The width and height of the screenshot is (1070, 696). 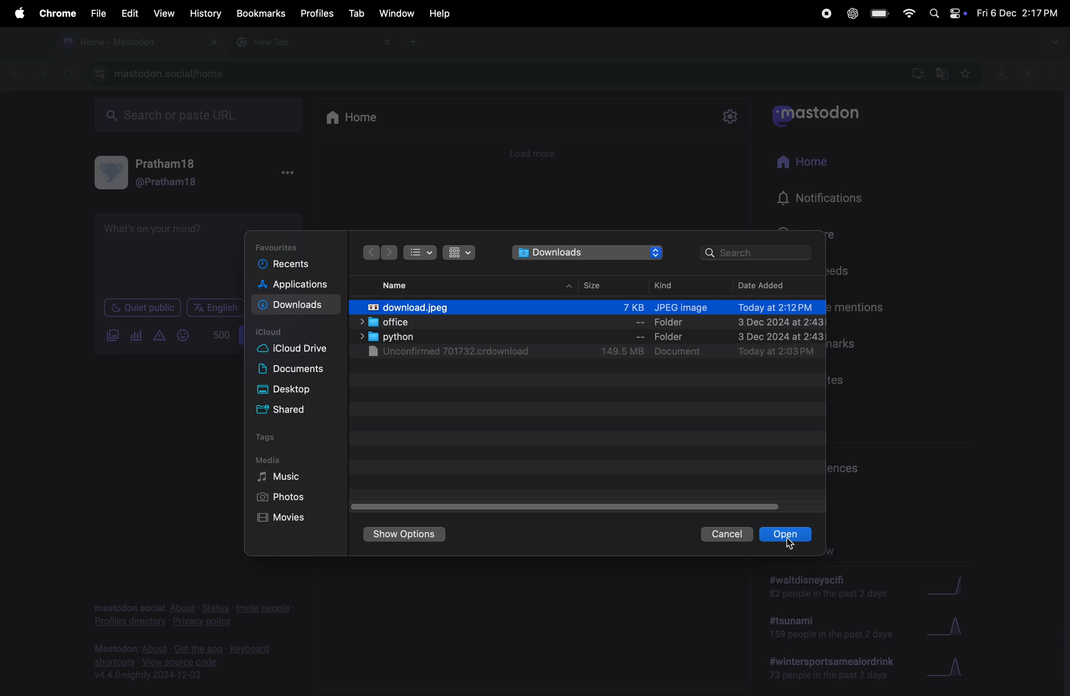 I want to click on Graph, so click(x=958, y=665).